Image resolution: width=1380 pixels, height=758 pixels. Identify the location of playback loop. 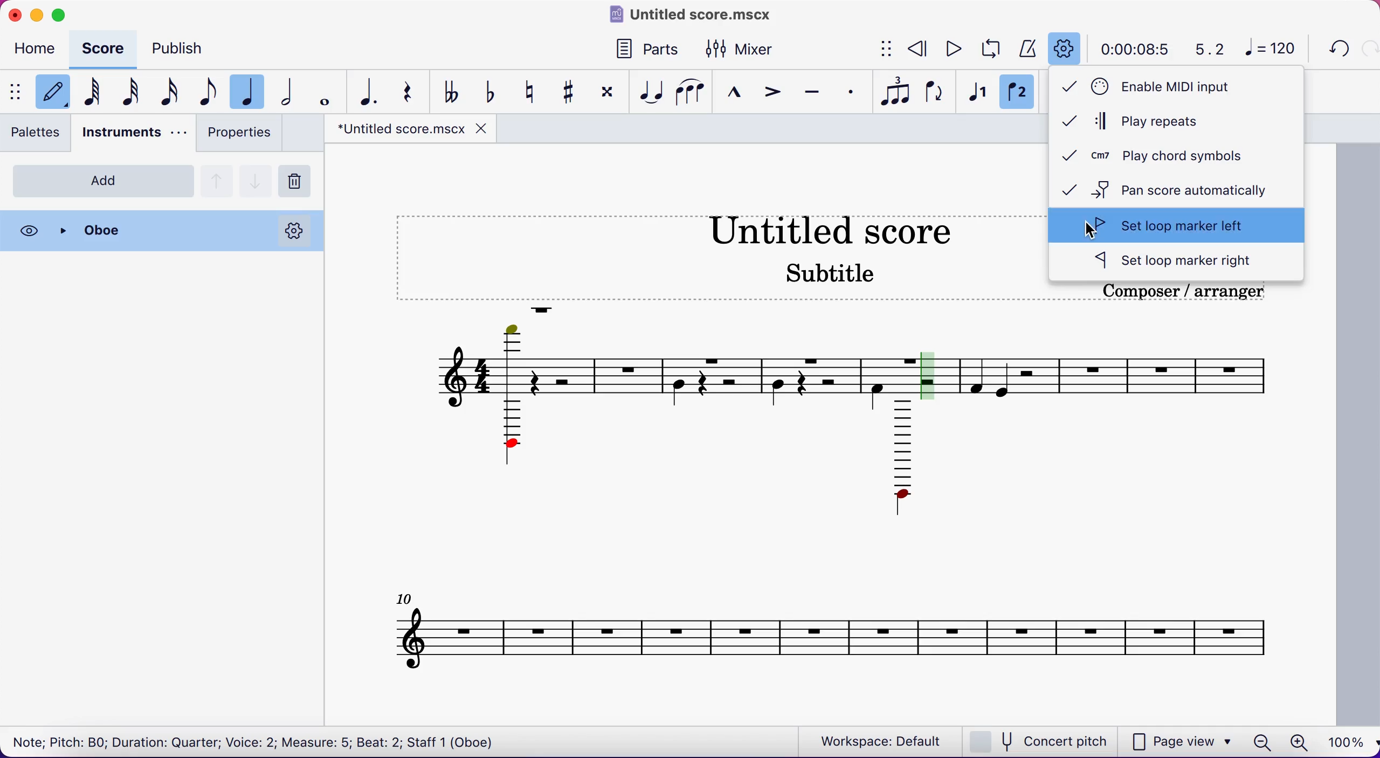
(992, 49).